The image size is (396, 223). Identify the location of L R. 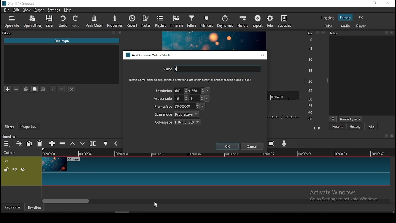
(318, 129).